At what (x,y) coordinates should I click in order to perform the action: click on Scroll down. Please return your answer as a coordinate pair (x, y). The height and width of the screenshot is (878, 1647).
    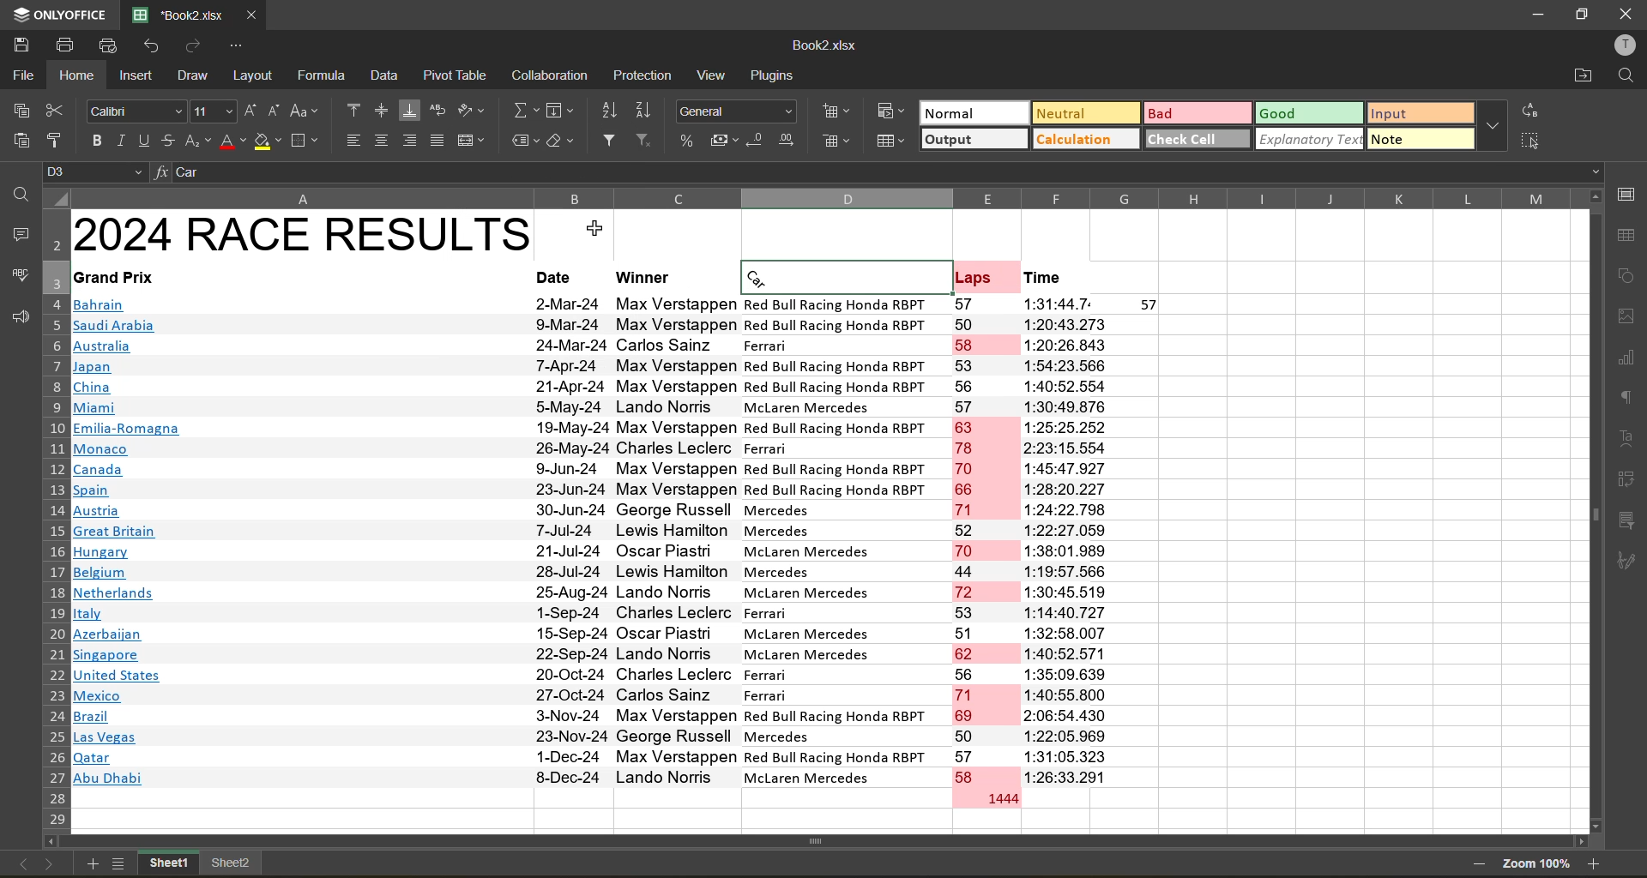
    Looking at the image, I should click on (1594, 827).